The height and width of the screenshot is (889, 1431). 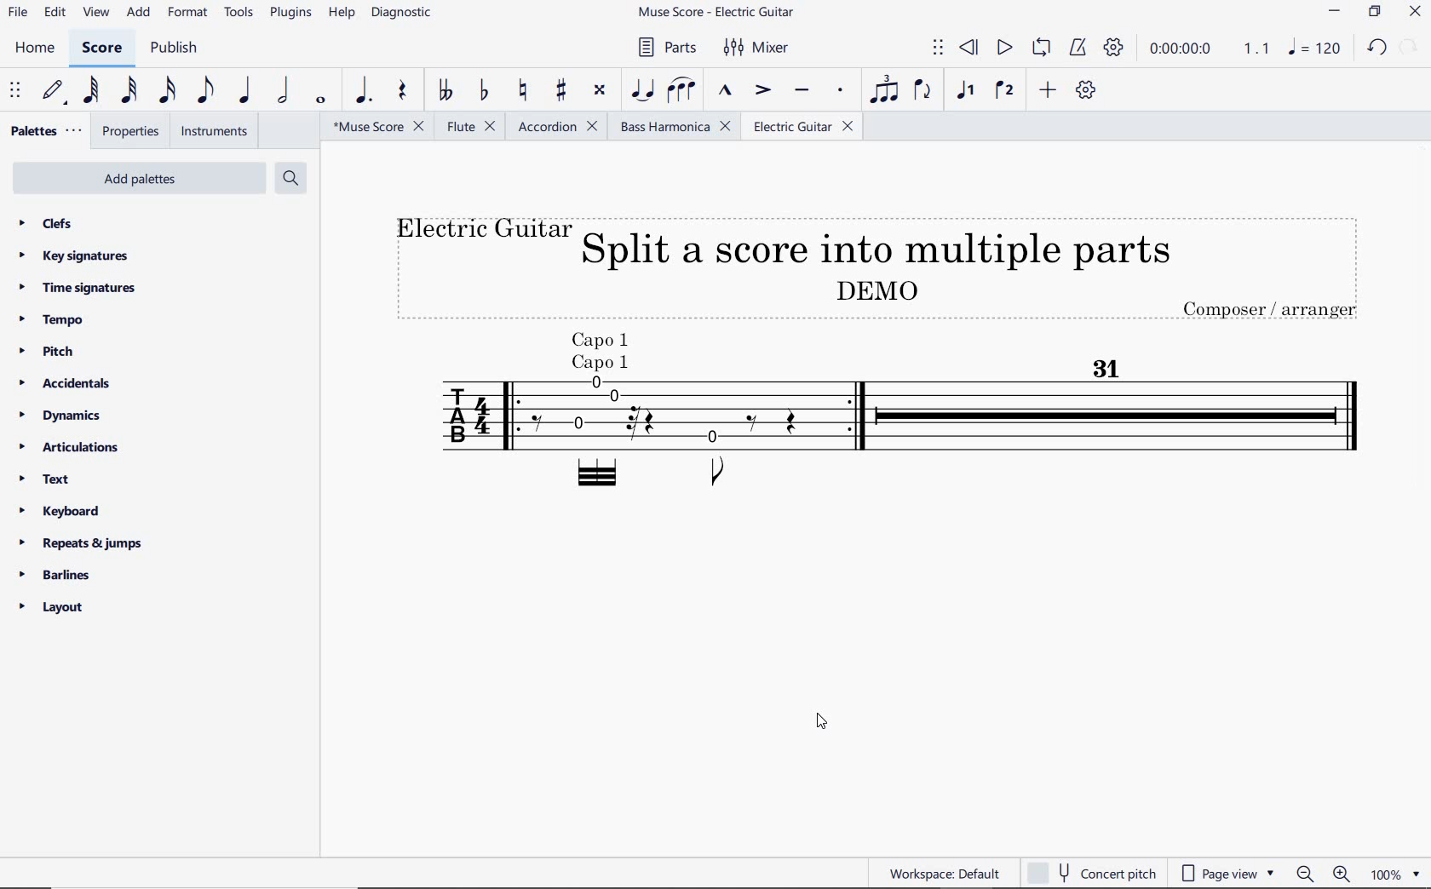 I want to click on Title (electric guitar), so click(x=874, y=266).